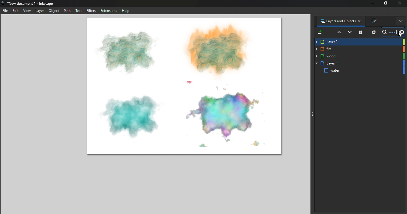 The width and height of the screenshot is (407, 214). Describe the element at coordinates (386, 3) in the screenshot. I see `Maximize` at that location.